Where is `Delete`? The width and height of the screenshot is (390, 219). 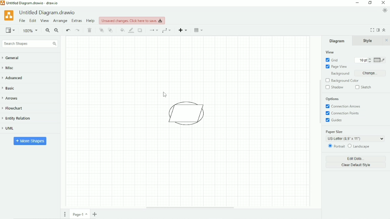
Delete is located at coordinates (90, 30).